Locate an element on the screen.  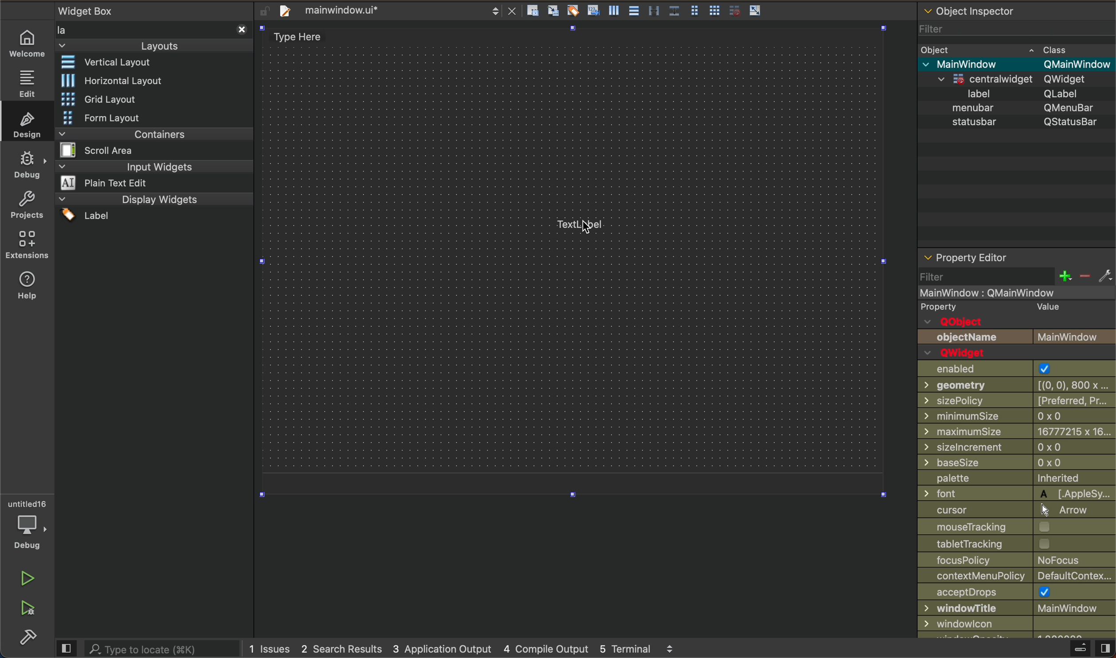
cursor is located at coordinates (579, 234).